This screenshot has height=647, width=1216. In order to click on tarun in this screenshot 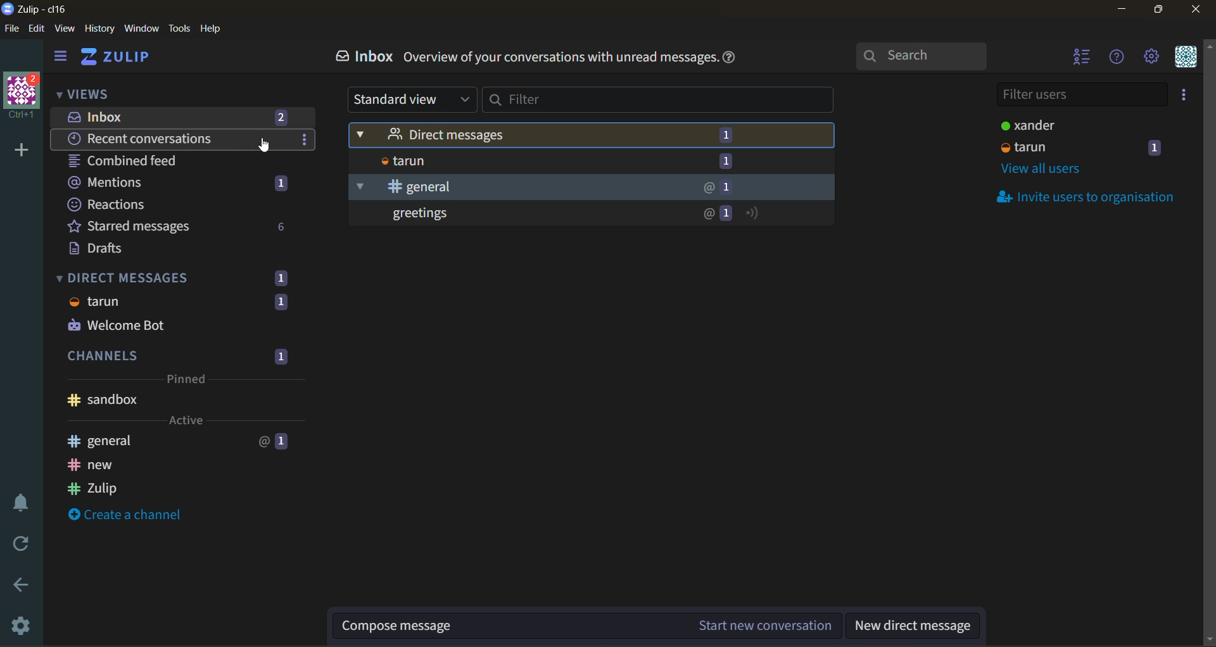, I will do `click(524, 161)`.